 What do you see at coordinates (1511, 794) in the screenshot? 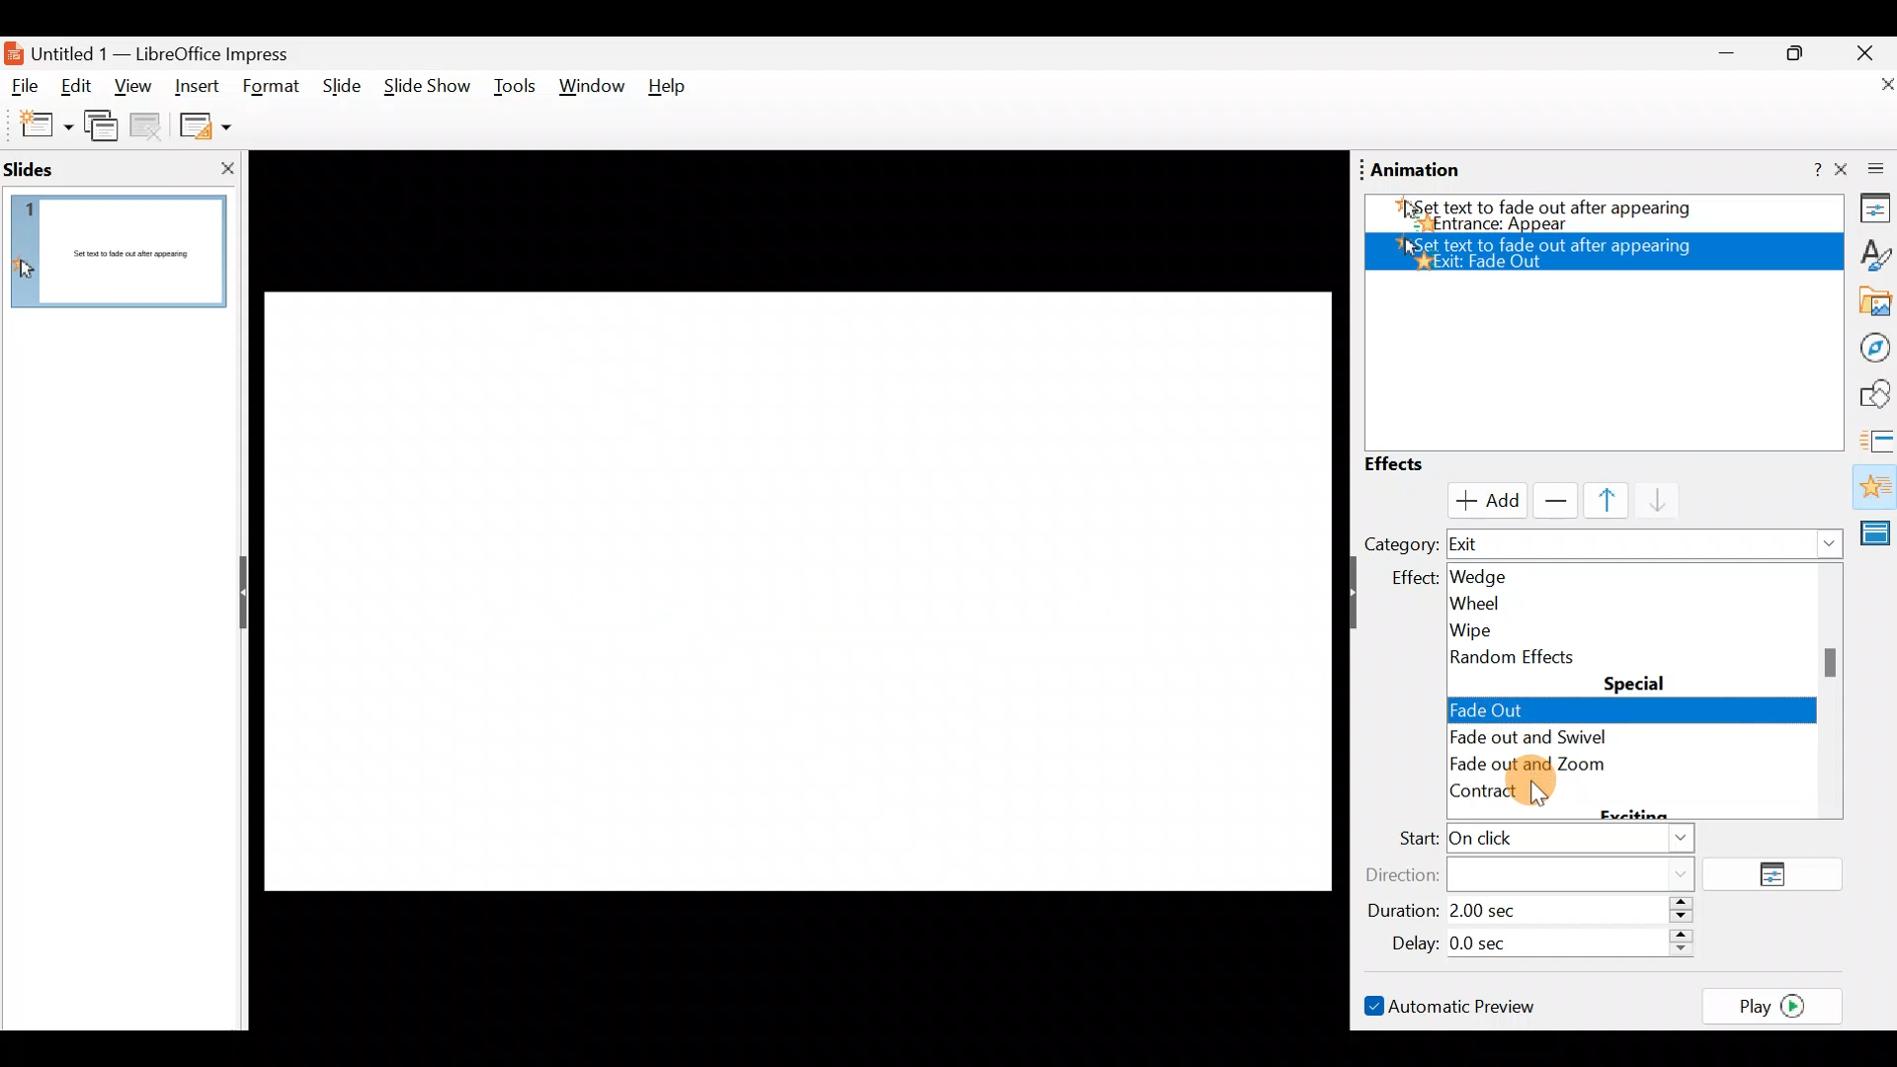
I see `Contract` at bounding box center [1511, 794].